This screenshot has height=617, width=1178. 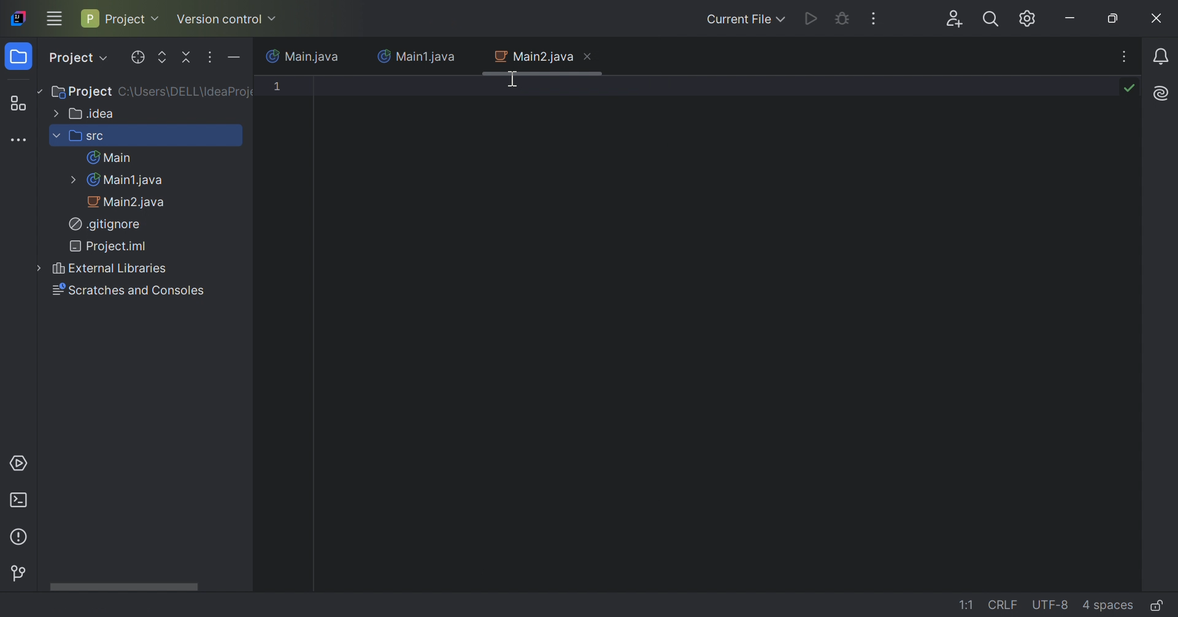 I want to click on Main2.java, so click(x=532, y=57).